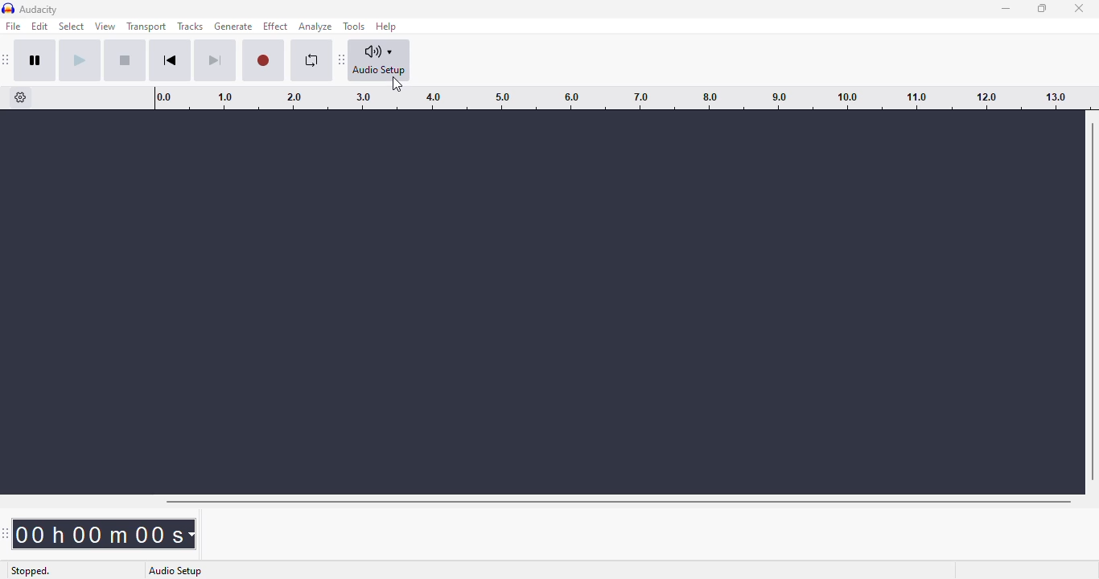 This screenshot has height=579, width=1099. I want to click on record, so click(263, 61).